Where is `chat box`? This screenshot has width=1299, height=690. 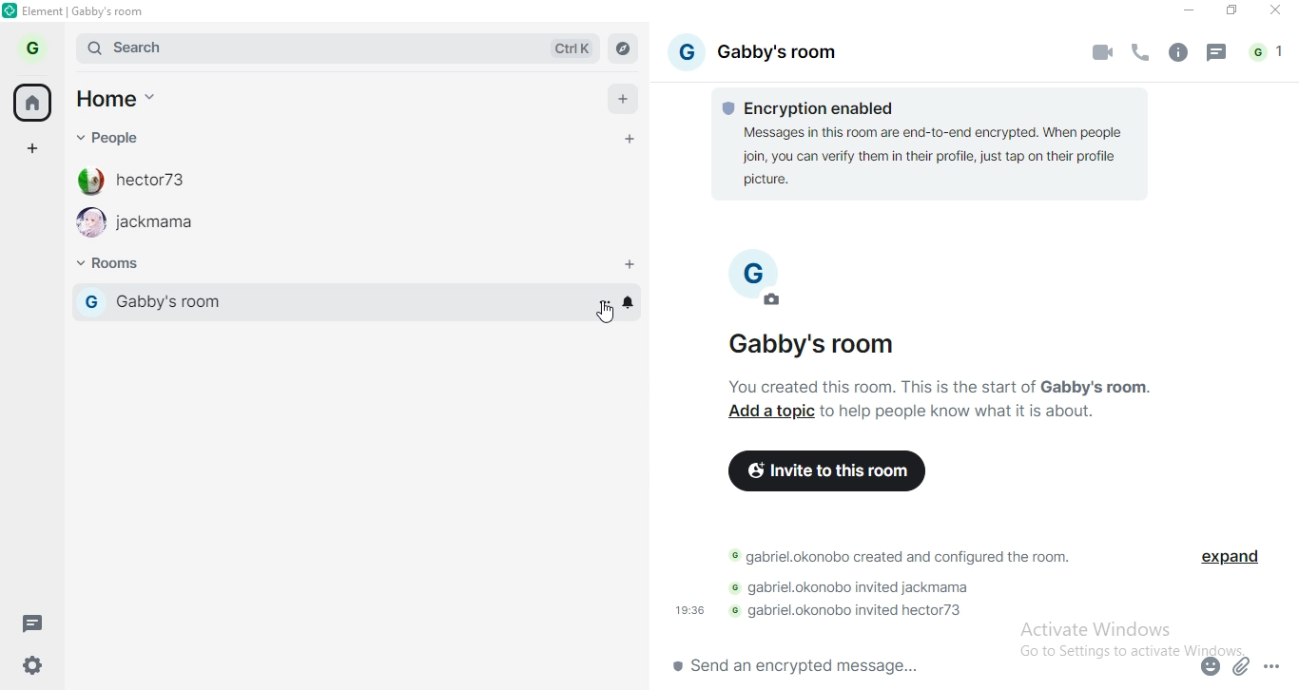 chat box is located at coordinates (917, 667).